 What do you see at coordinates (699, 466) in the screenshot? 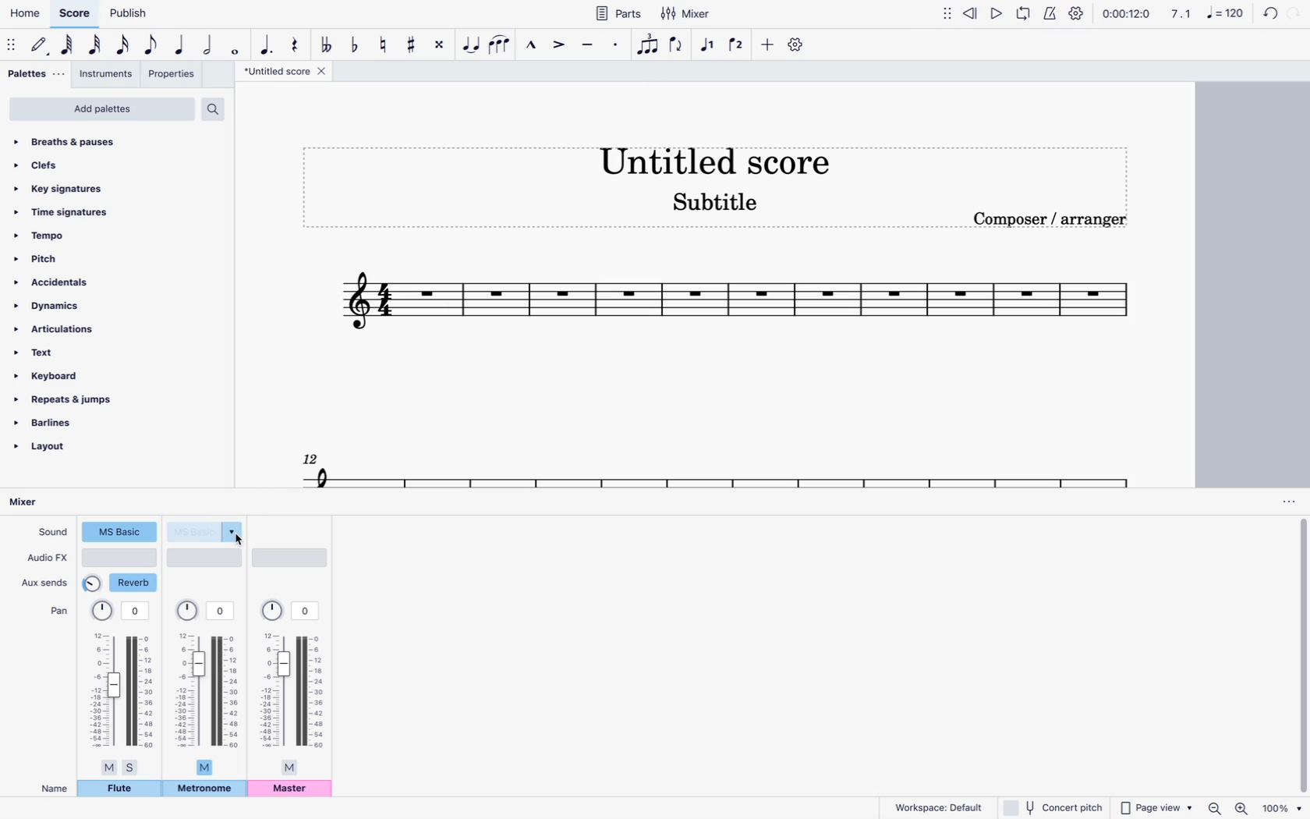
I see `score` at bounding box center [699, 466].